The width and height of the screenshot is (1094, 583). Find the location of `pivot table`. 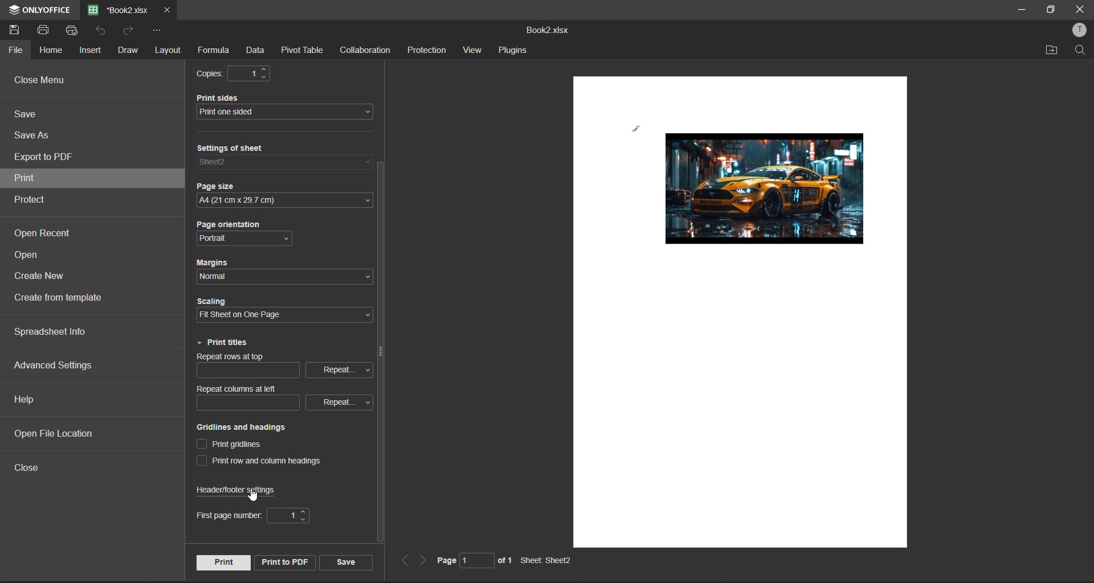

pivot table is located at coordinates (303, 52).